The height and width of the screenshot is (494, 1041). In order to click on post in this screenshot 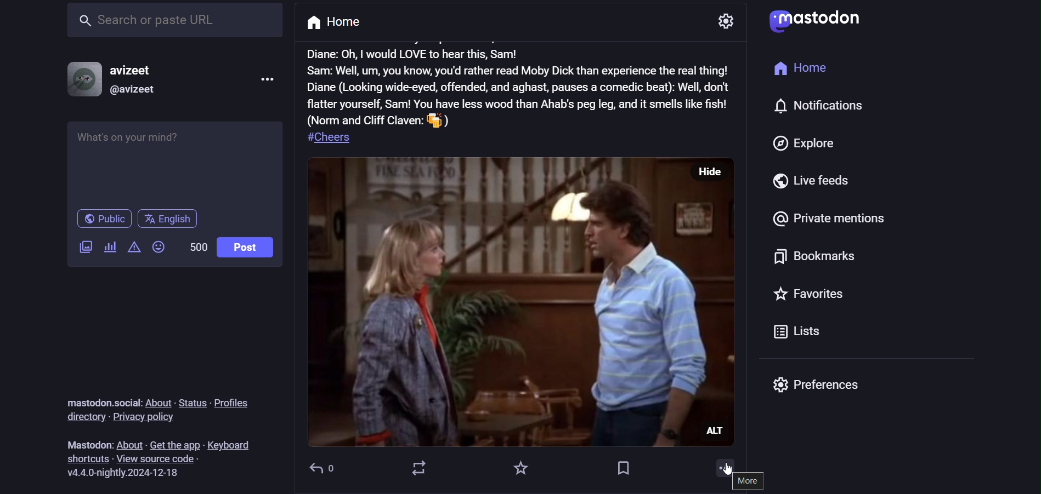, I will do `click(245, 246)`.